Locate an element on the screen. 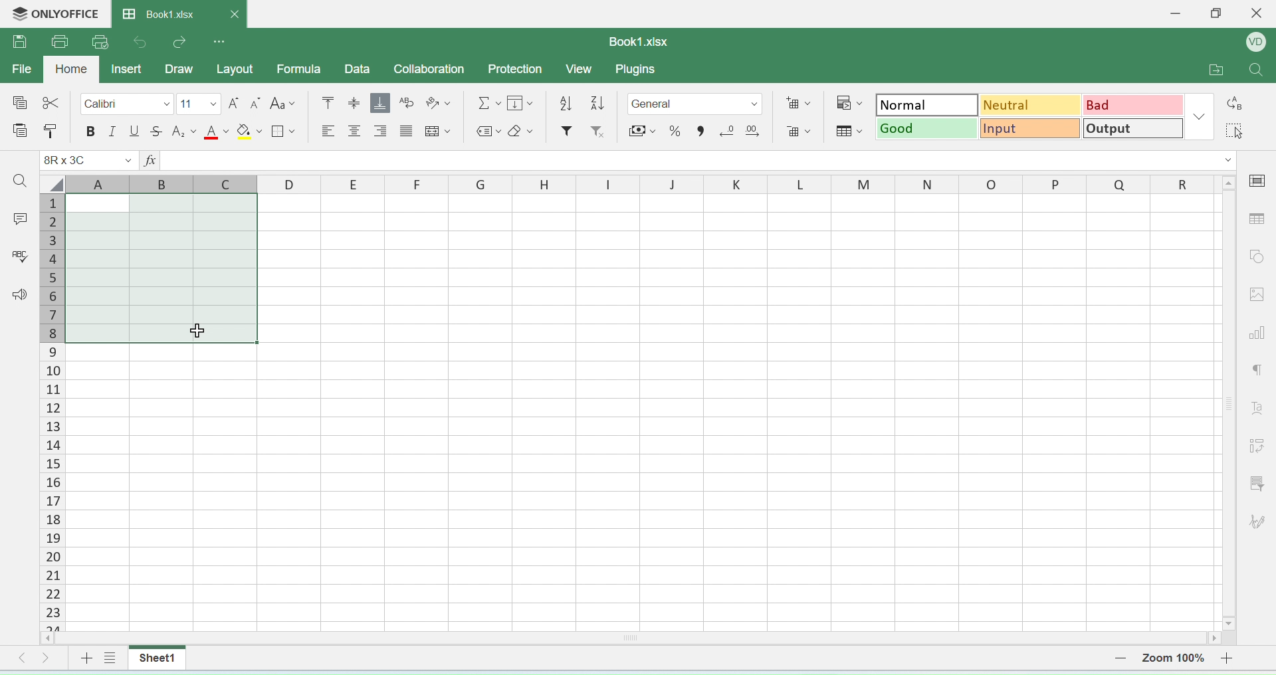 The image size is (1276, 675). replace is located at coordinates (1237, 105).